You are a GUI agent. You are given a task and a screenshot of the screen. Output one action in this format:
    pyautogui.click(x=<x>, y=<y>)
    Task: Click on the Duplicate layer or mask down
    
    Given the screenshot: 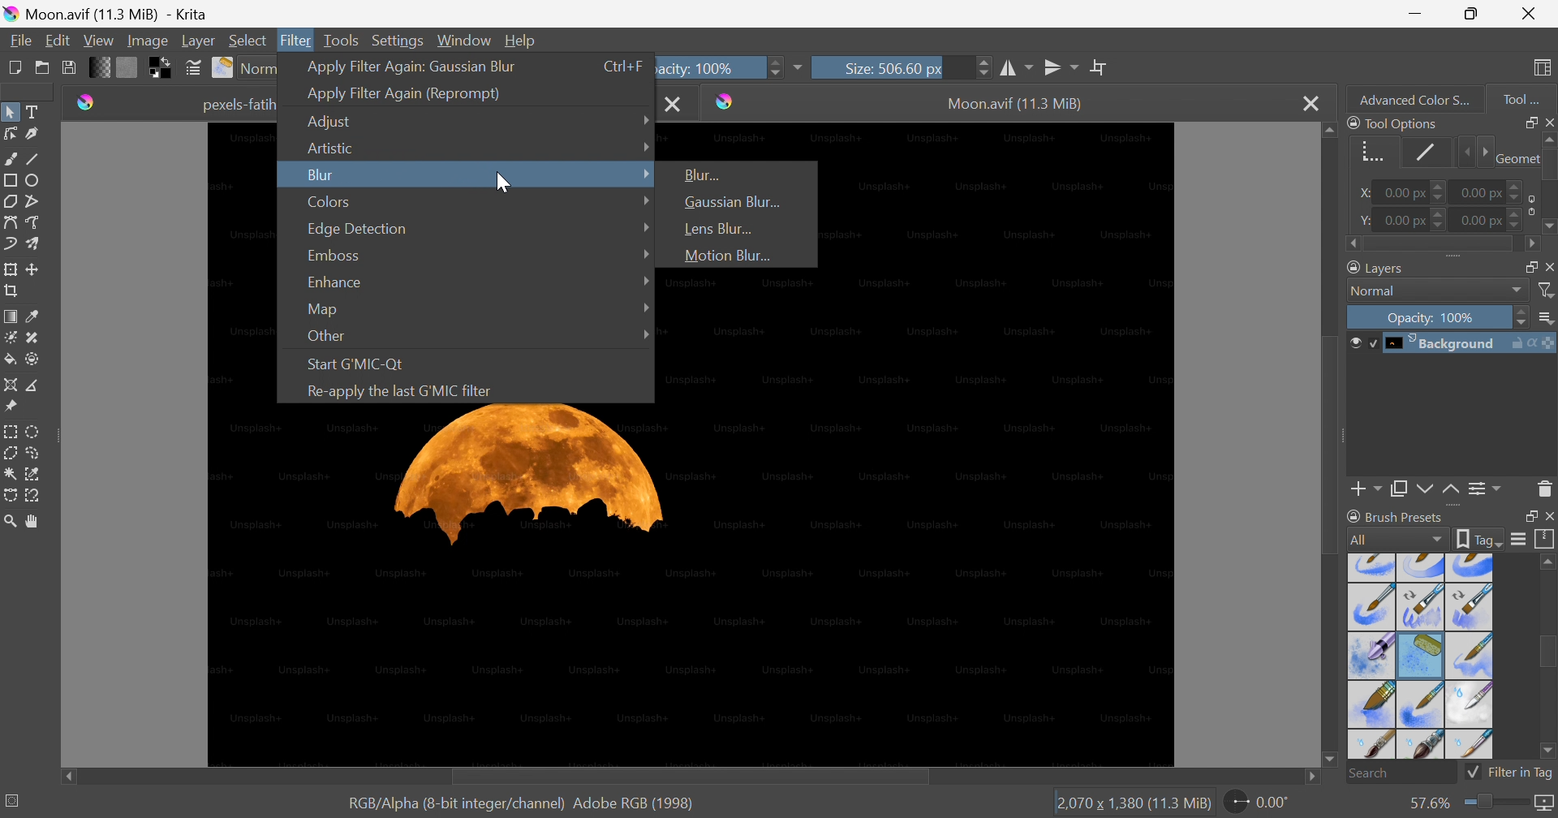 What is the action you would take?
    pyautogui.click(x=1398, y=492)
    